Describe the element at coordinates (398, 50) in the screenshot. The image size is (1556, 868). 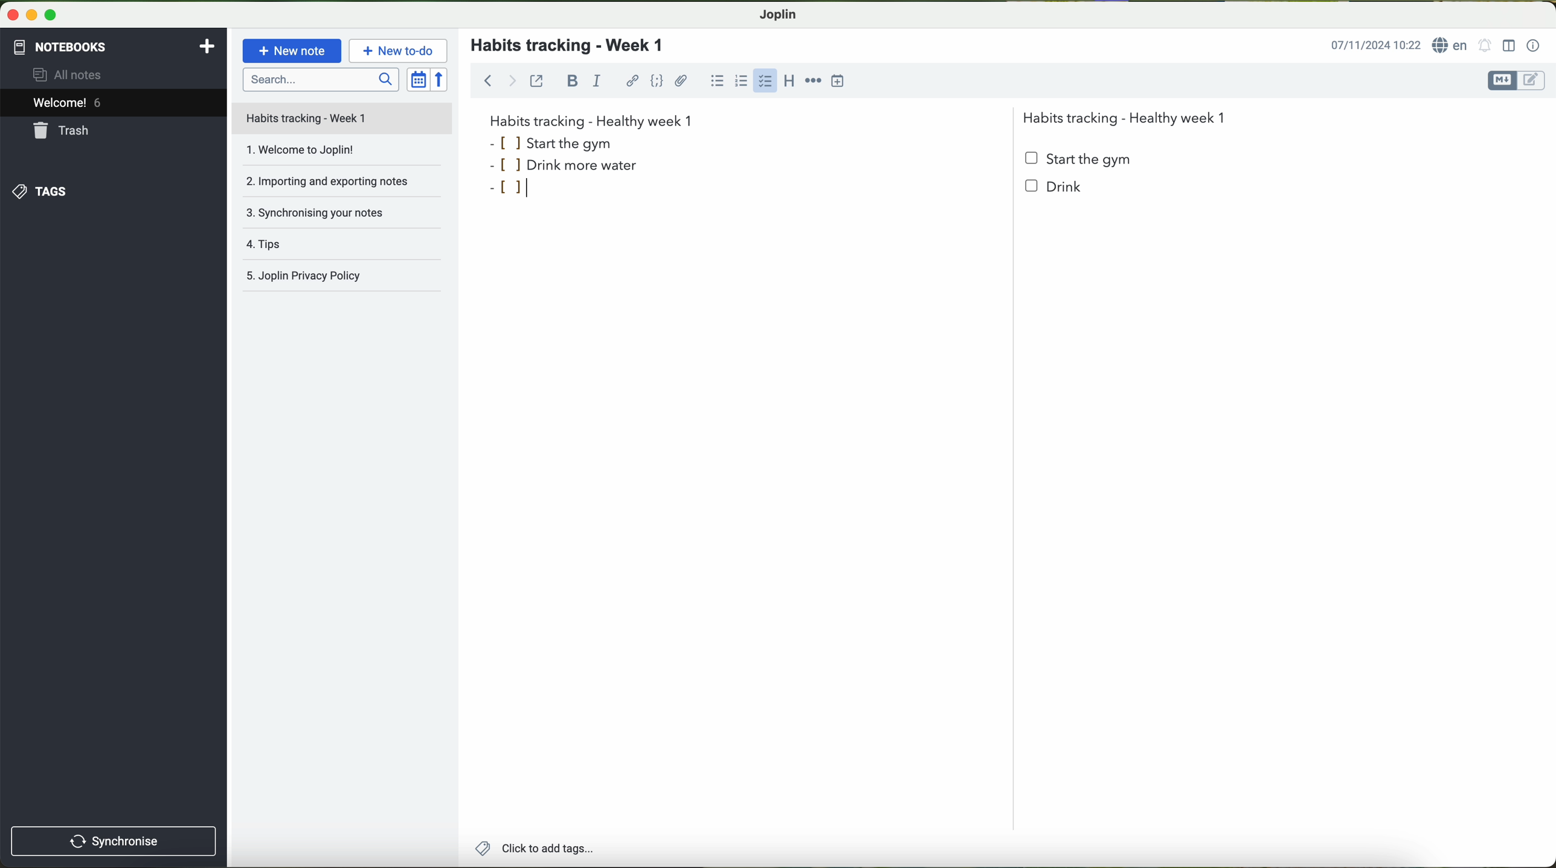
I see `new to-do button` at that location.